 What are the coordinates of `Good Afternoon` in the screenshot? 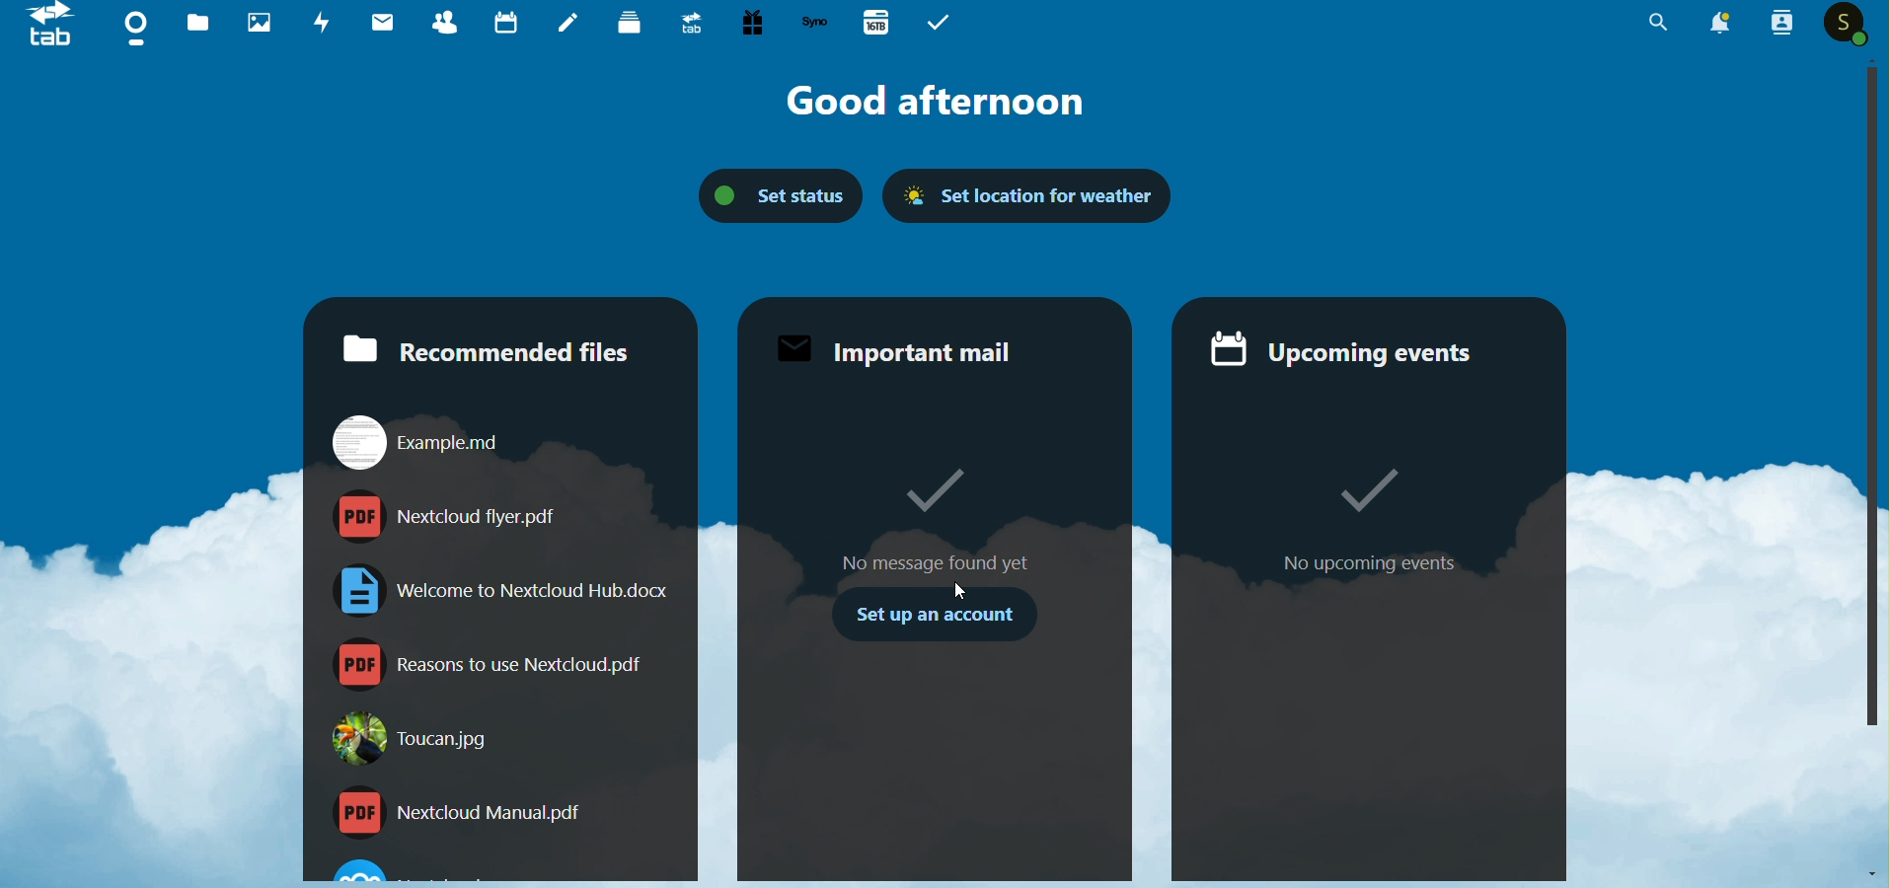 It's located at (935, 103).